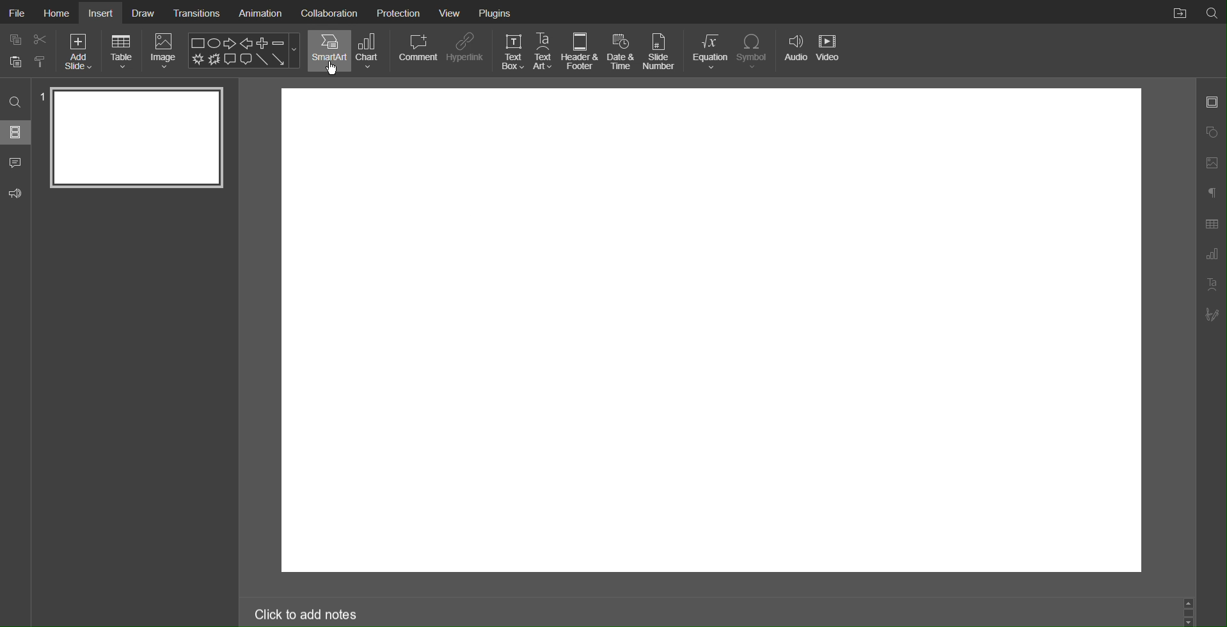  What do you see at coordinates (1212, 193) in the screenshot?
I see `Paragraph Settings` at bounding box center [1212, 193].